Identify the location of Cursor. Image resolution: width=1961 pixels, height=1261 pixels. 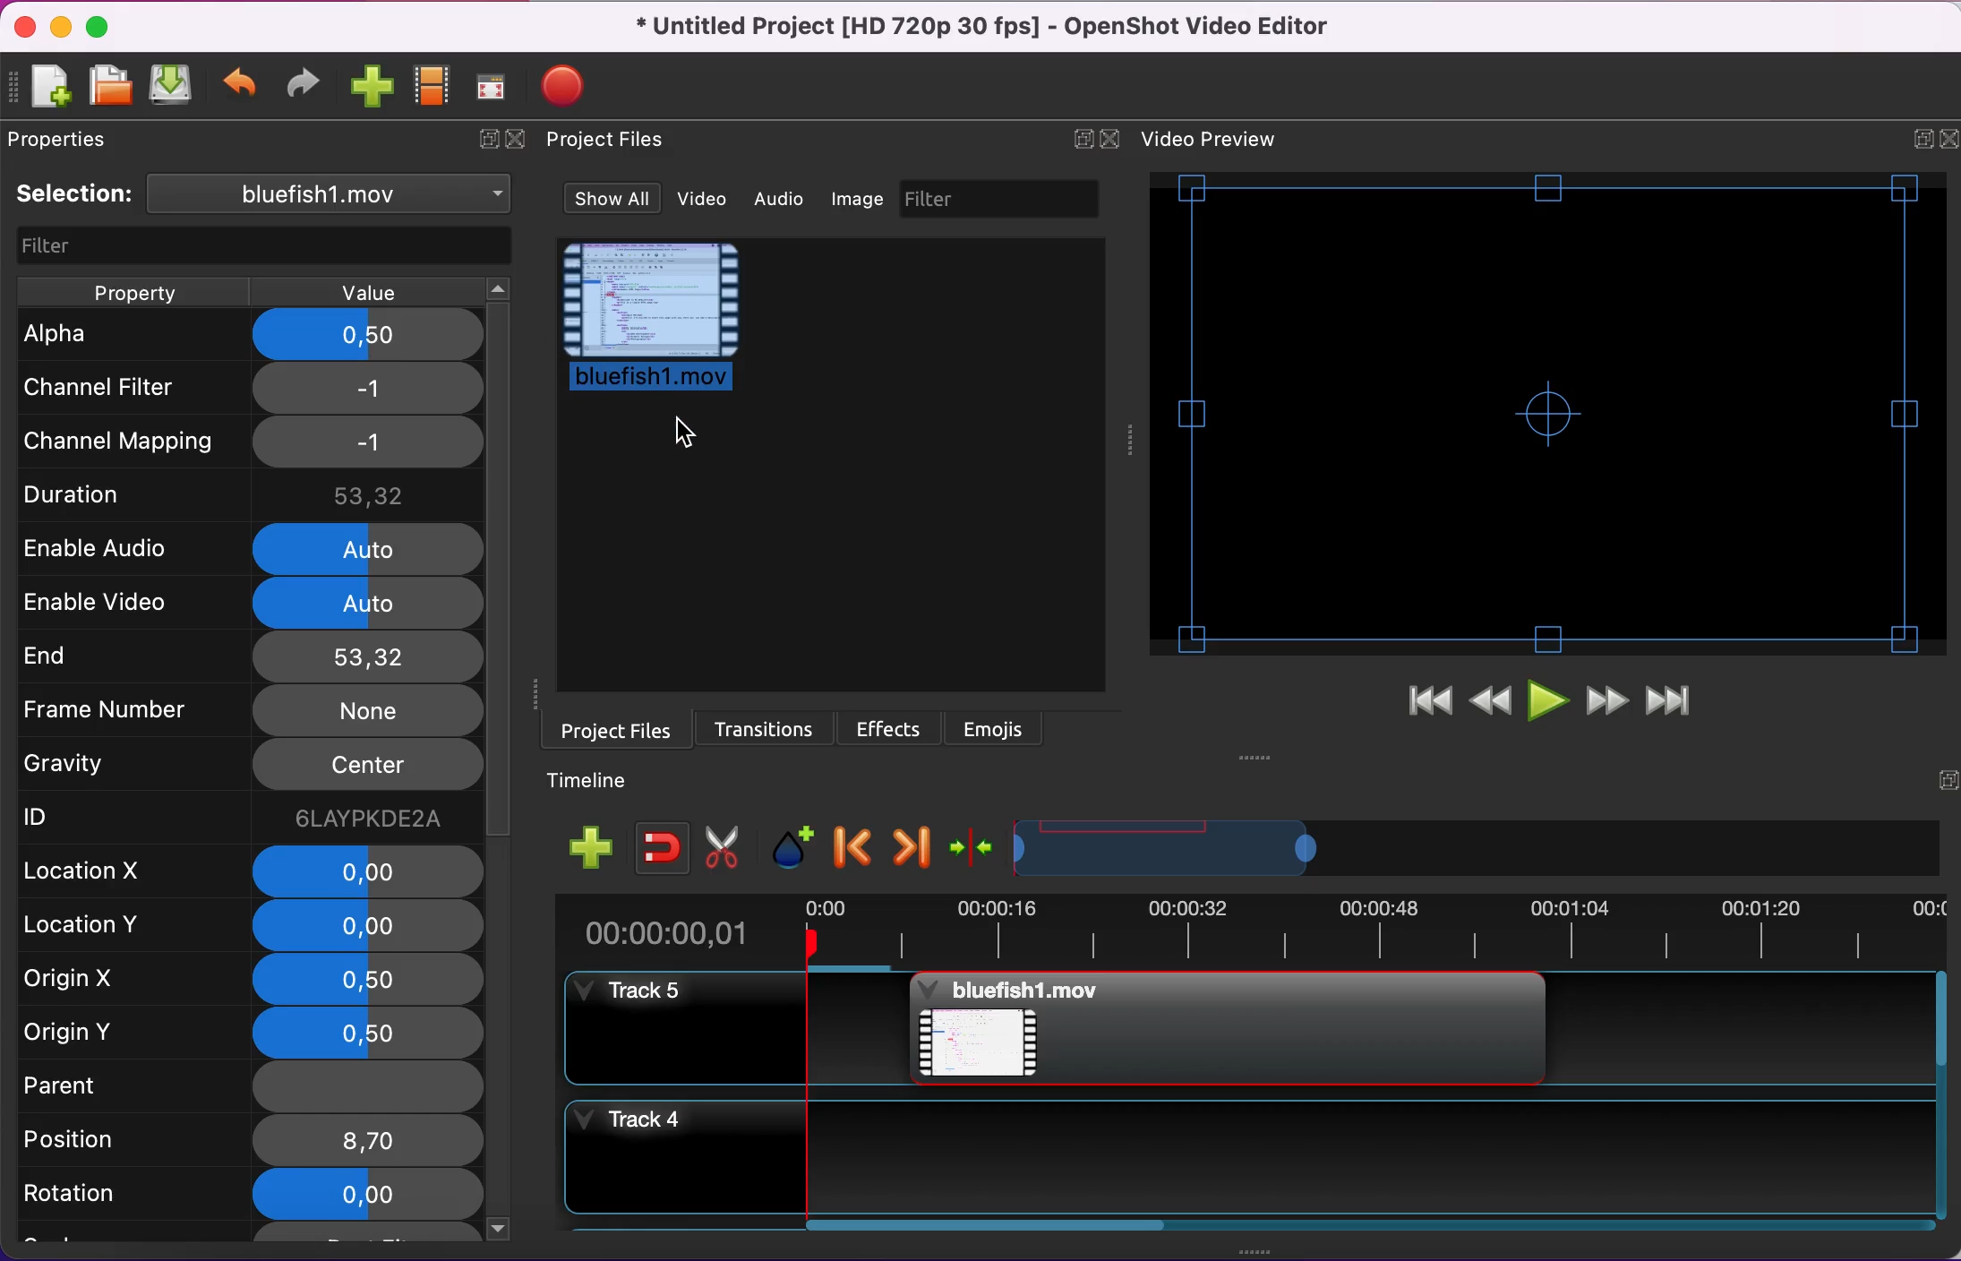
(689, 433).